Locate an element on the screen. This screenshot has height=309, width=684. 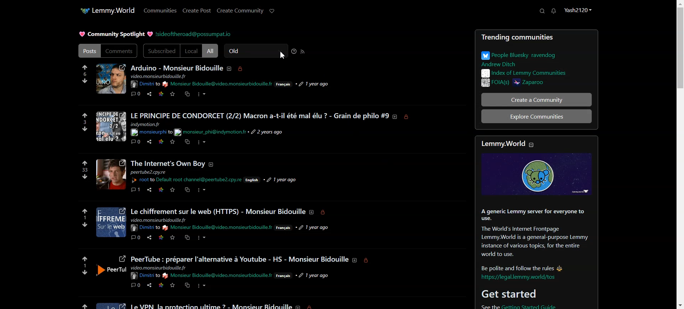
share is located at coordinates (149, 284).